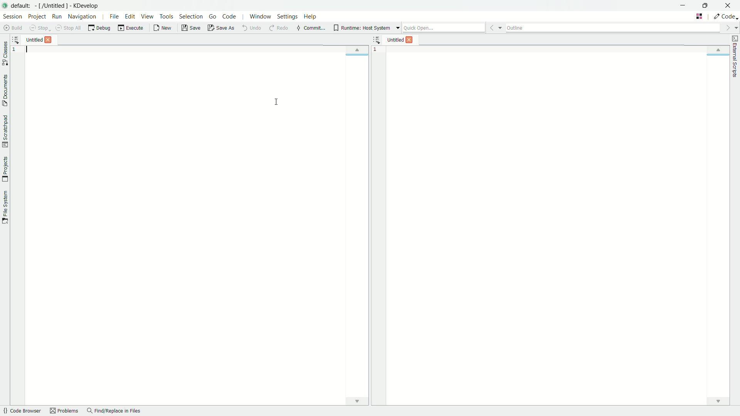 The image size is (740, 416). What do you see at coordinates (191, 27) in the screenshot?
I see `save` at bounding box center [191, 27].